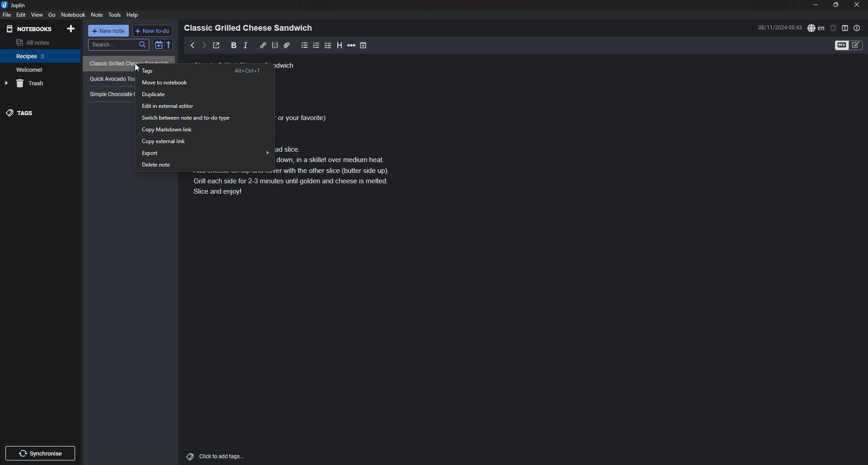 The width and height of the screenshot is (868, 465). Describe the element at coordinates (857, 28) in the screenshot. I see `note properties` at that location.